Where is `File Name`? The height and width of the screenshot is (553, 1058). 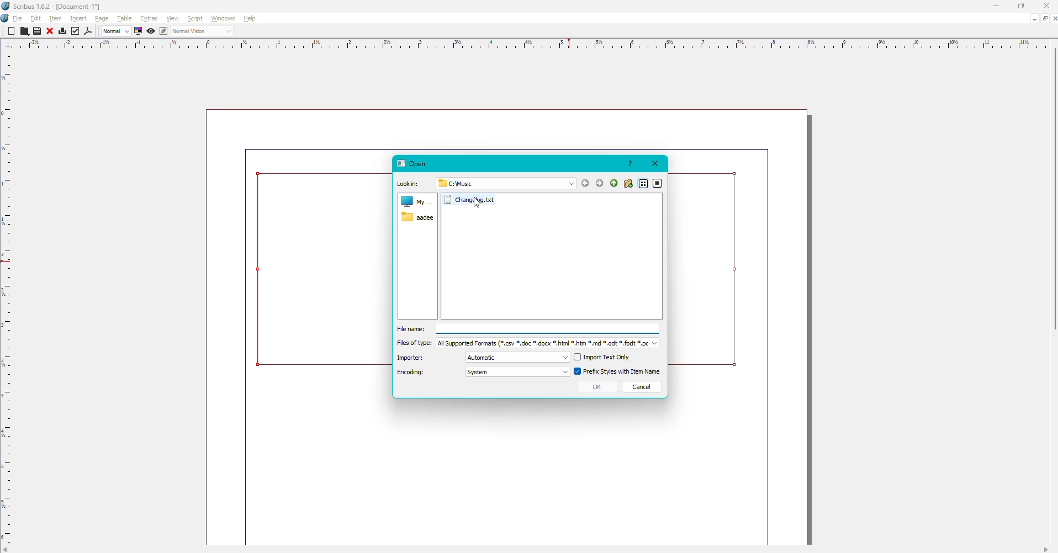 File Name is located at coordinates (528, 329).